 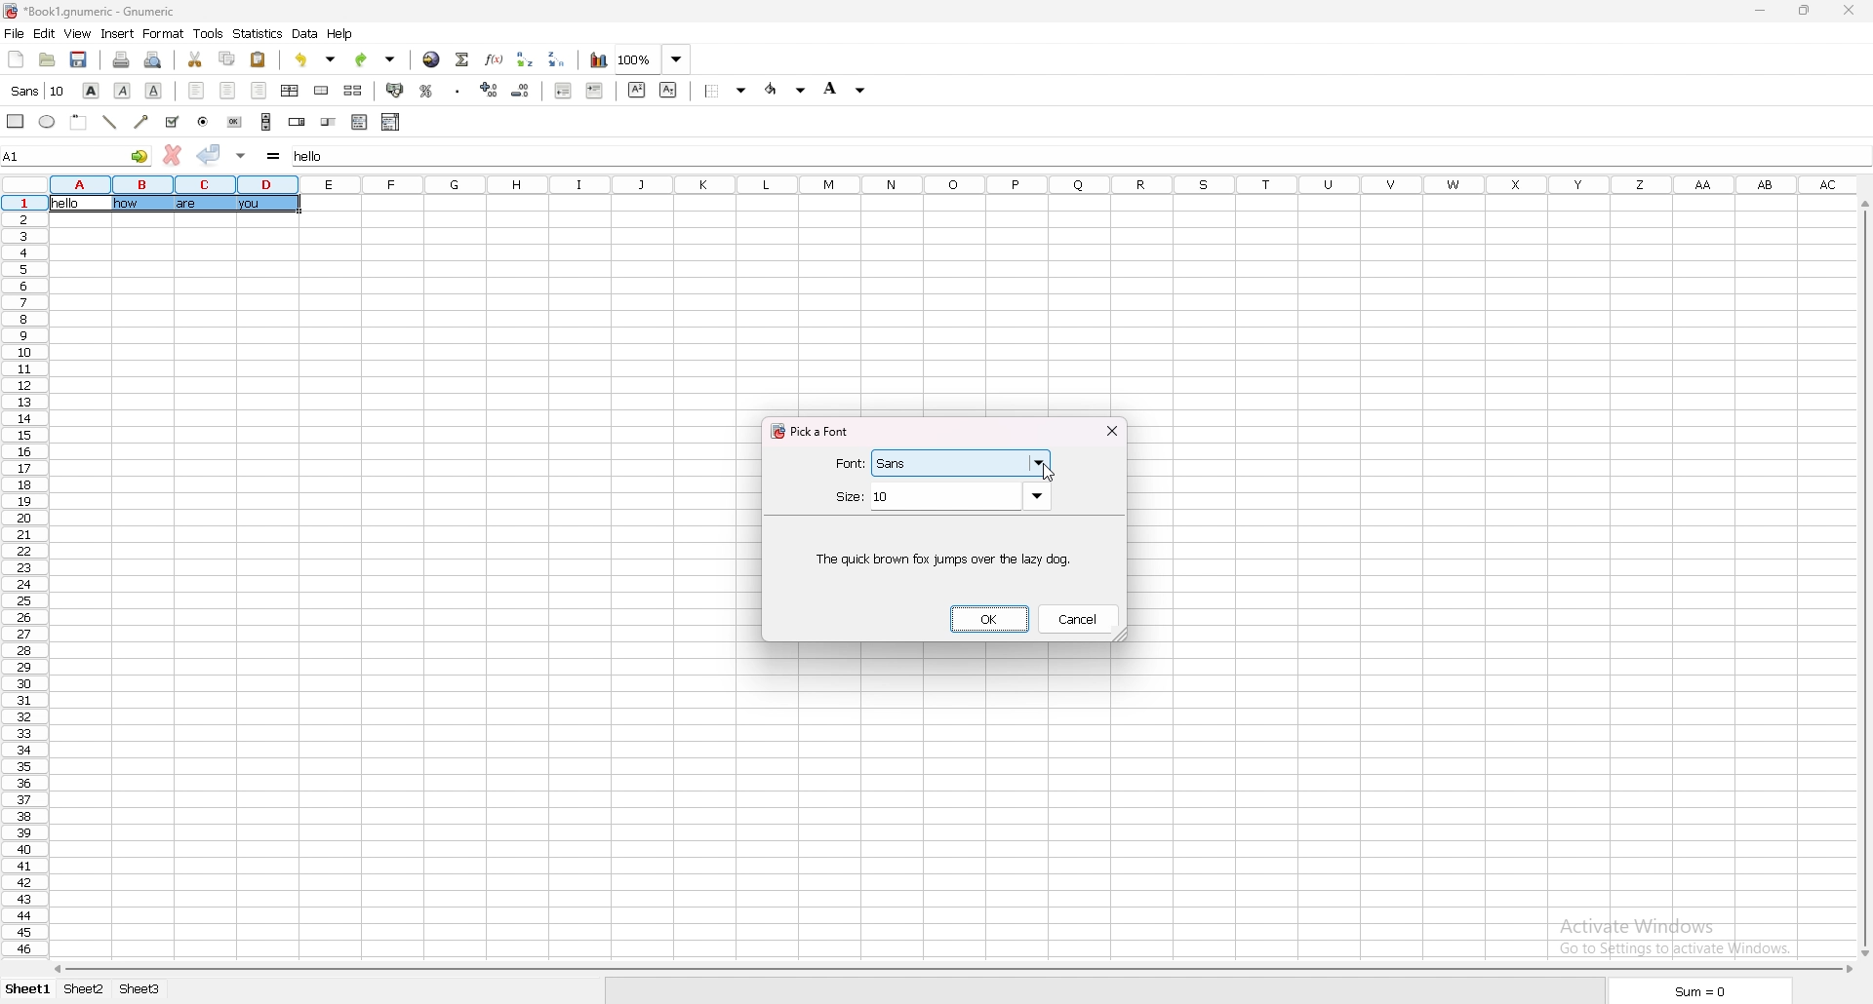 I want to click on format, so click(x=163, y=34).